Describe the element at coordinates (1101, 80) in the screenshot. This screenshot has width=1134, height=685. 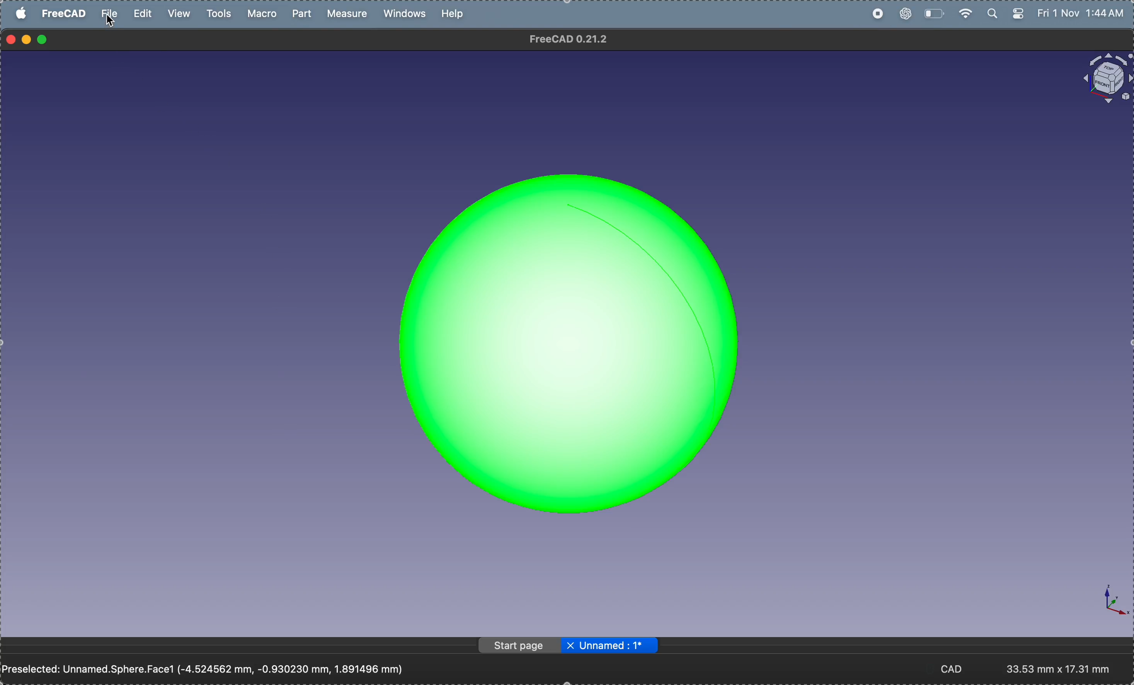
I see `object view` at that location.